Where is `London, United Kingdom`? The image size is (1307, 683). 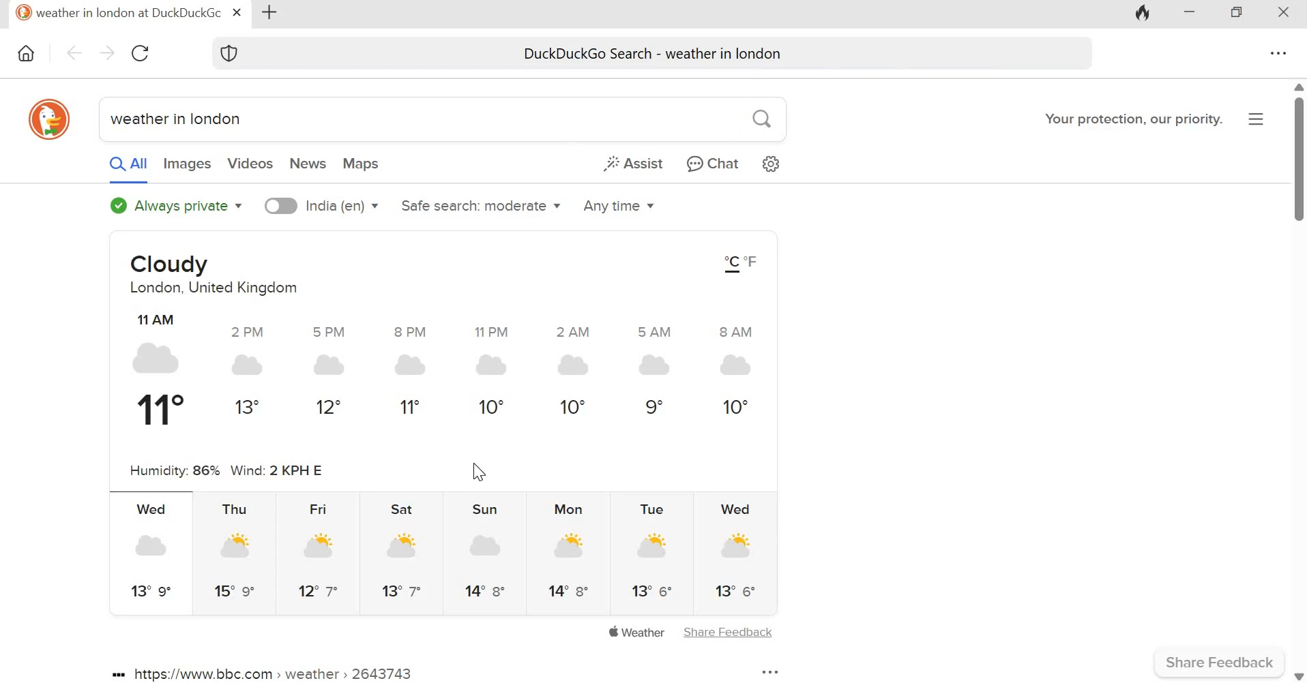 London, United Kingdom is located at coordinates (213, 288).